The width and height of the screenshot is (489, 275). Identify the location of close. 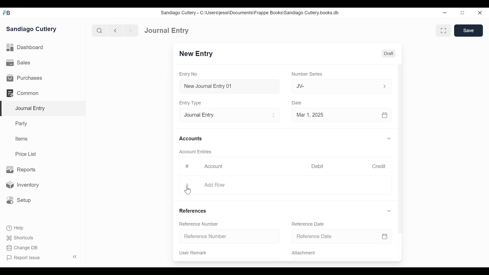
(482, 12).